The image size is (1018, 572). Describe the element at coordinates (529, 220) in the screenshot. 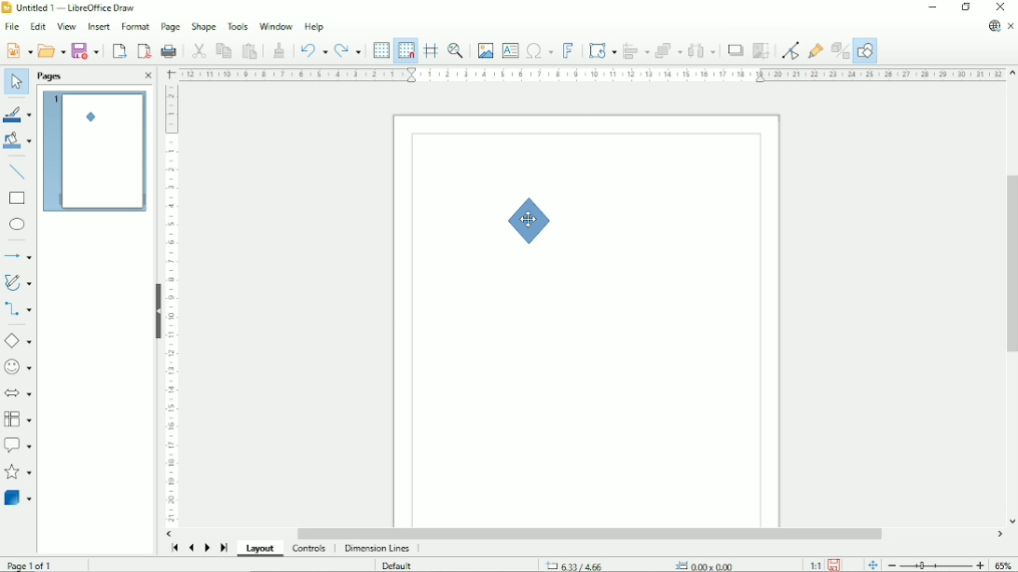

I see `Shape` at that location.